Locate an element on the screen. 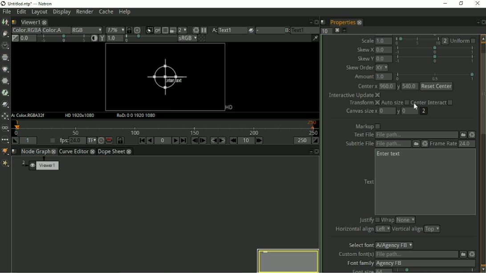  y is located at coordinates (398, 87).